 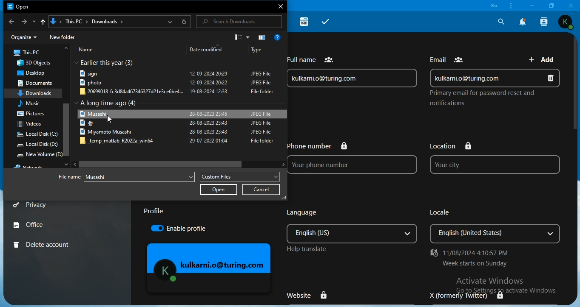 I want to click on view profile, so click(x=566, y=22).